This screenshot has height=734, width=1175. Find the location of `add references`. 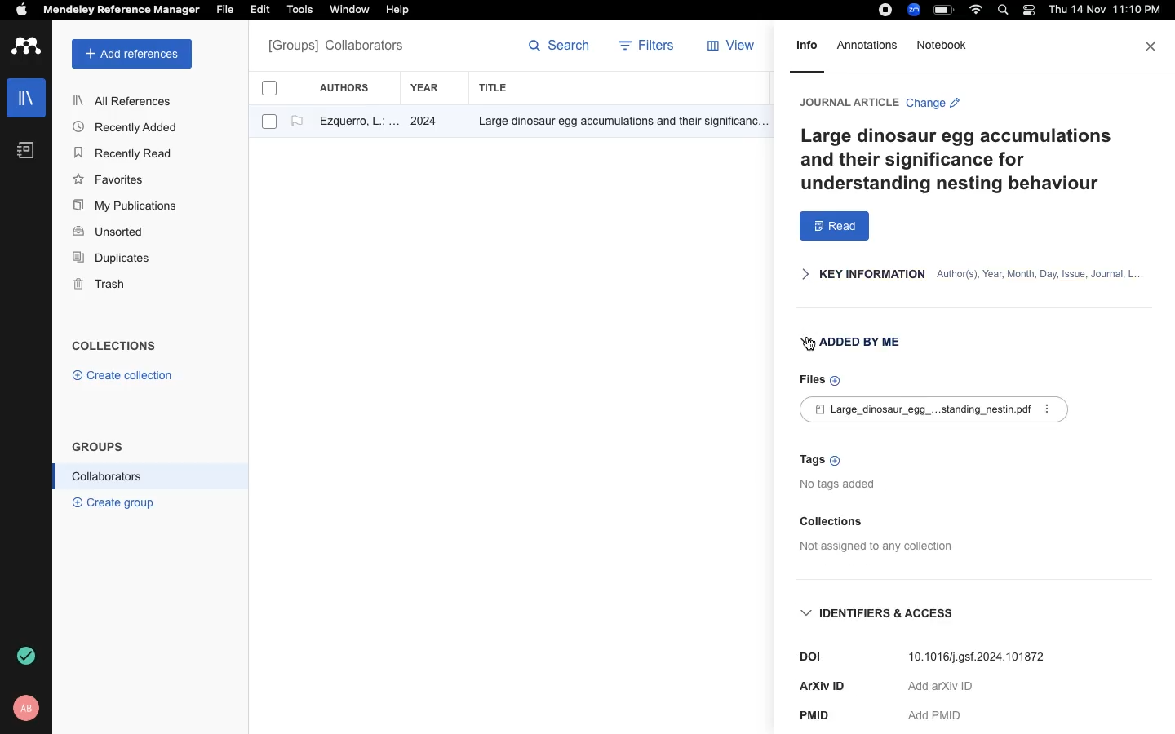

add references is located at coordinates (132, 54).